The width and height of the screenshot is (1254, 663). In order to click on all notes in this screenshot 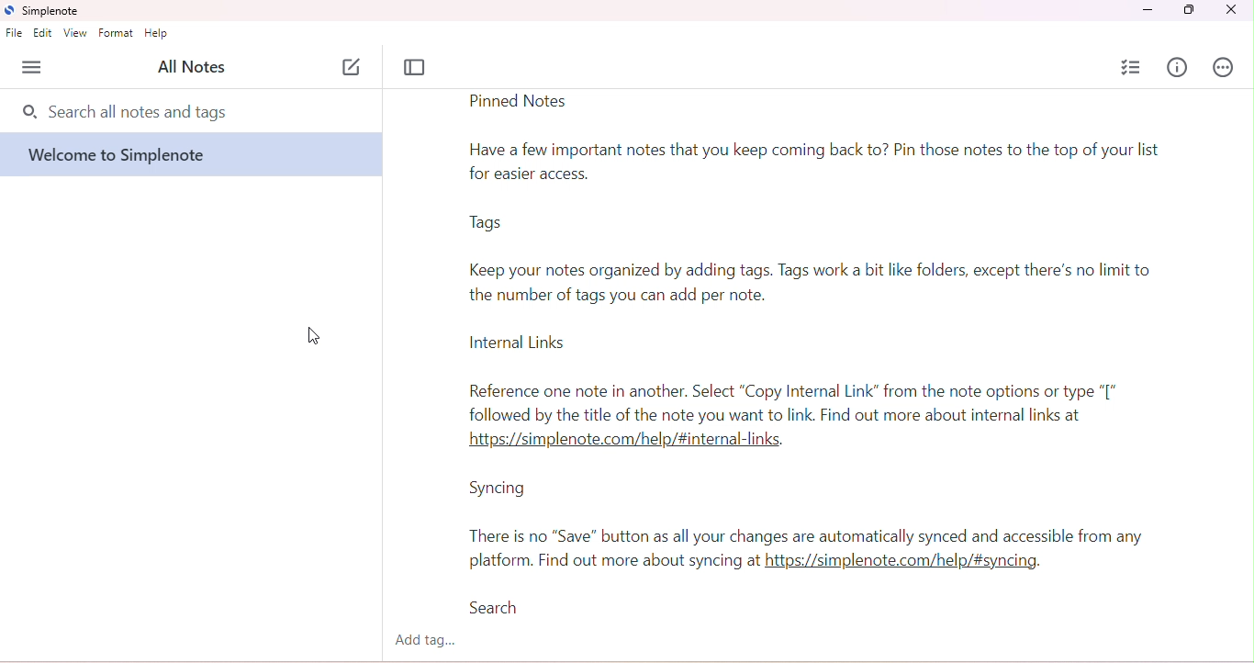, I will do `click(191, 66)`.